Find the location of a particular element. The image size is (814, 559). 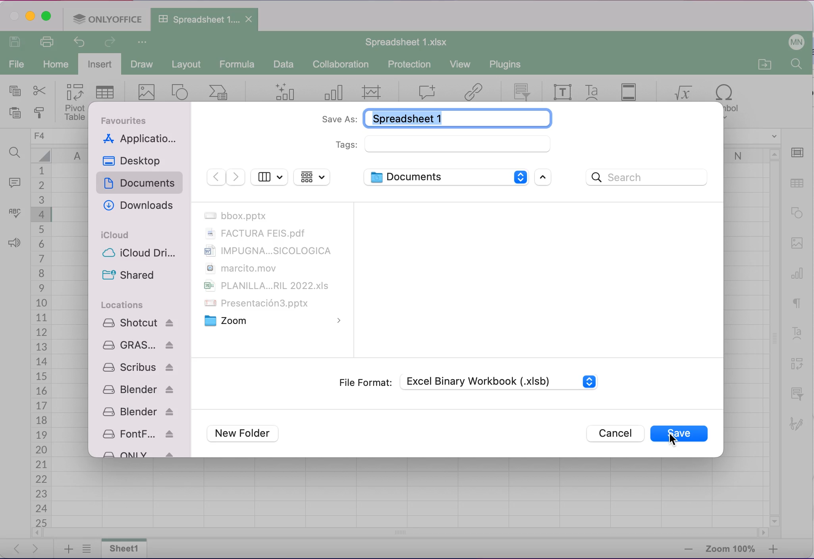

save as is located at coordinates (432, 117).